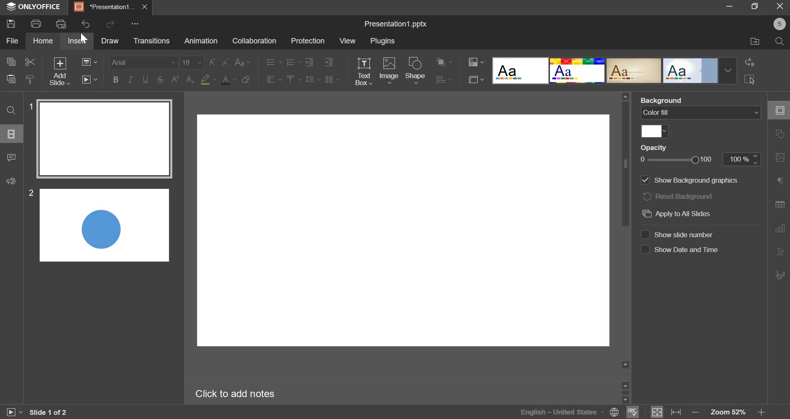 This screenshot has width=790, height=419. Describe the element at coordinates (701, 160) in the screenshot. I see `opacity slider from 0 to 100` at that location.